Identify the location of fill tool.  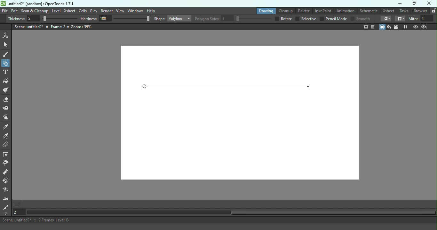
(386, 19).